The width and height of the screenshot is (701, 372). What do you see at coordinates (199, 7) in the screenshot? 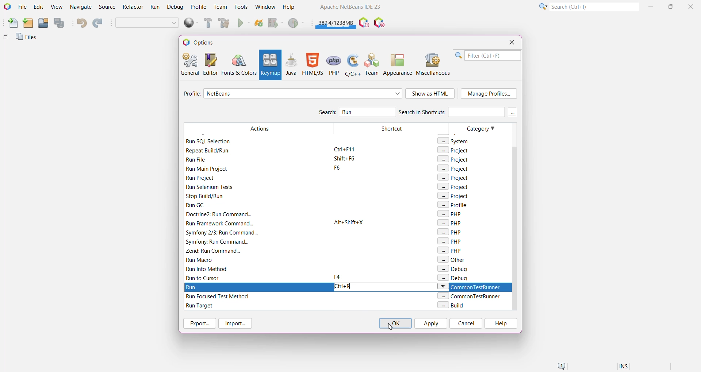
I see `Profile` at bounding box center [199, 7].